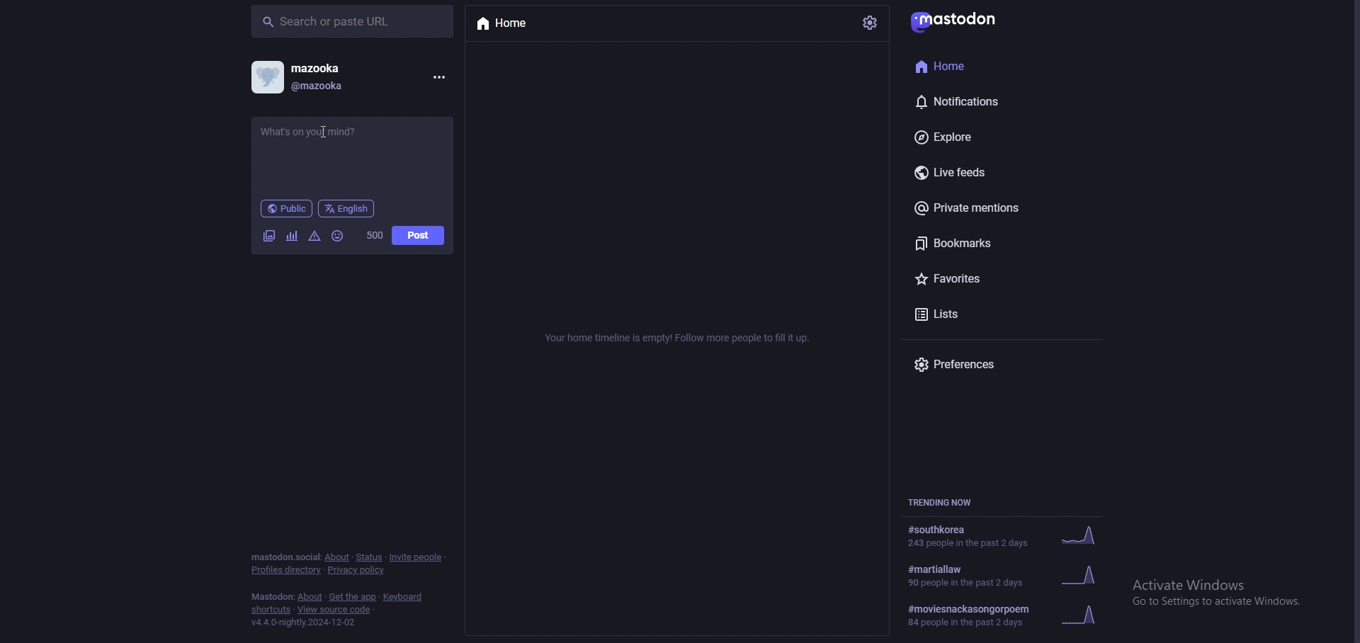 The height and width of the screenshot is (643, 1360). Describe the element at coordinates (419, 235) in the screenshot. I see `post` at that location.